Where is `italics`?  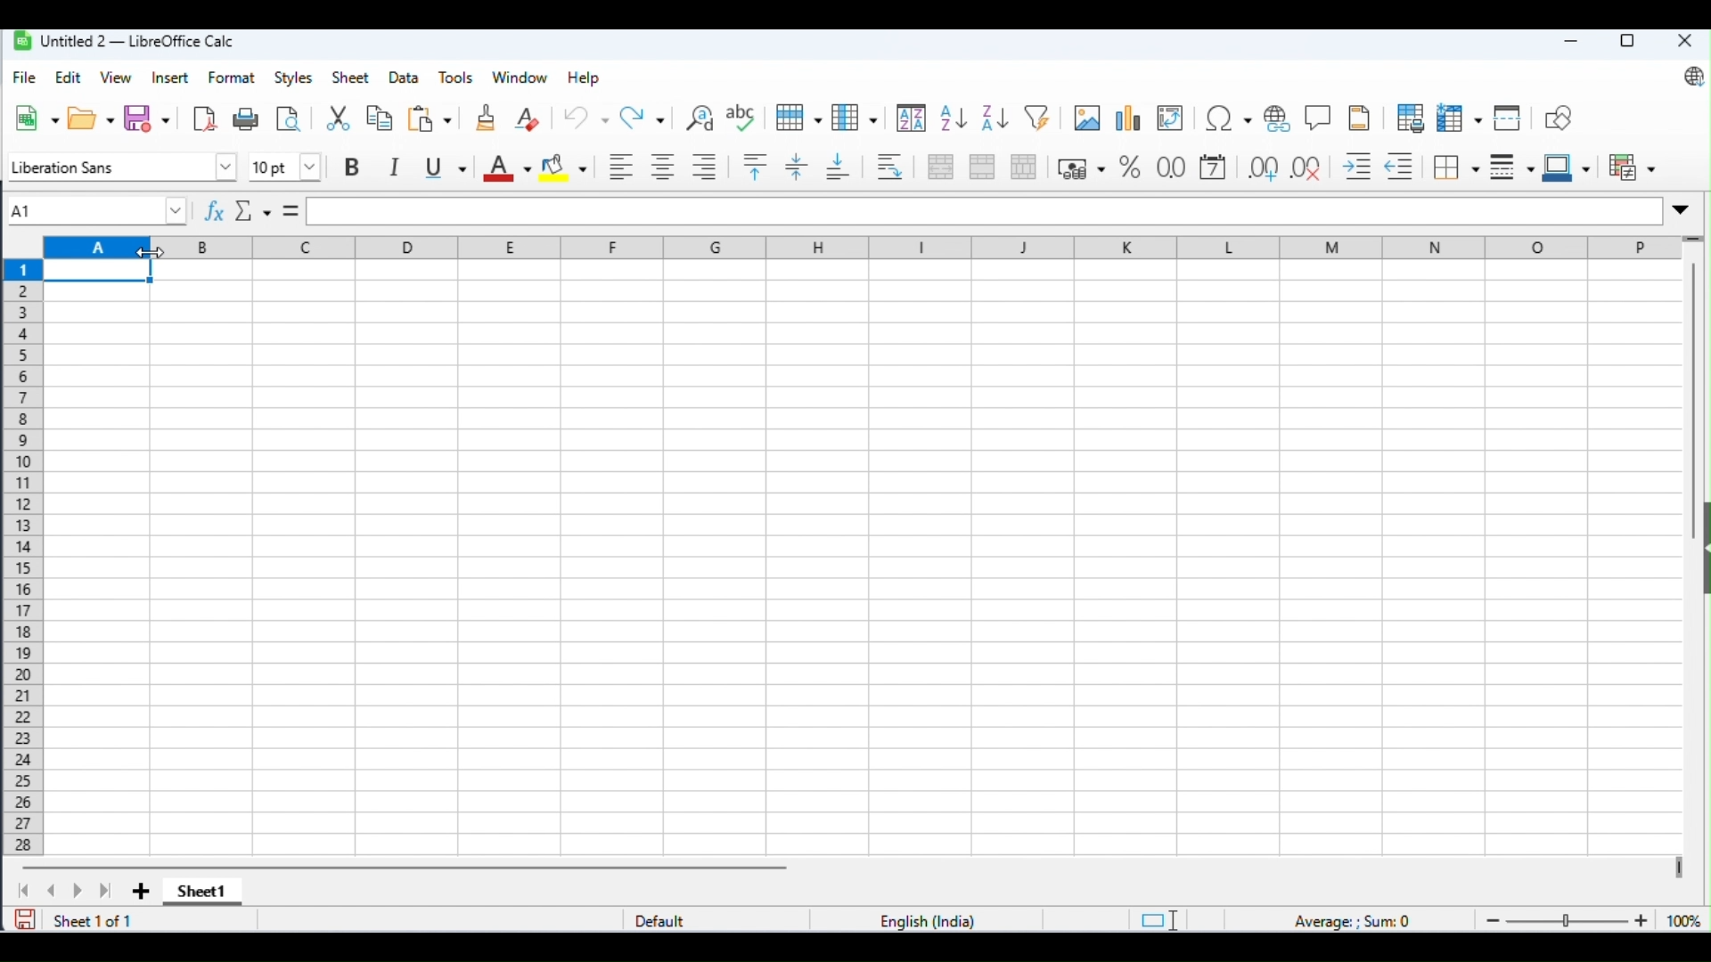 italics is located at coordinates (395, 166).